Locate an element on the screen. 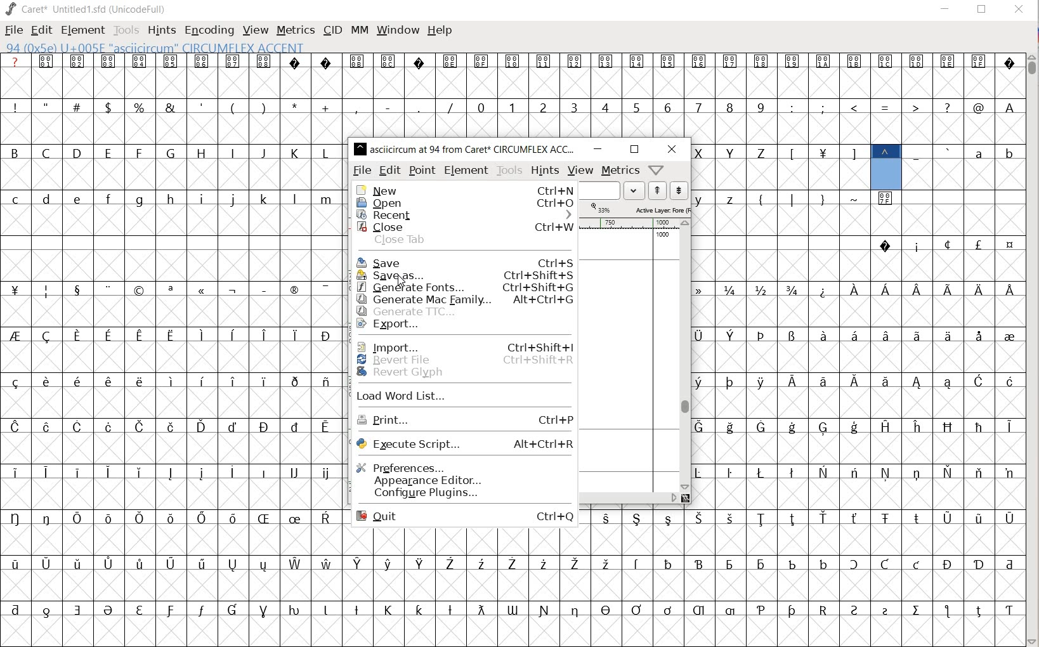  close tab is located at coordinates (464, 241).